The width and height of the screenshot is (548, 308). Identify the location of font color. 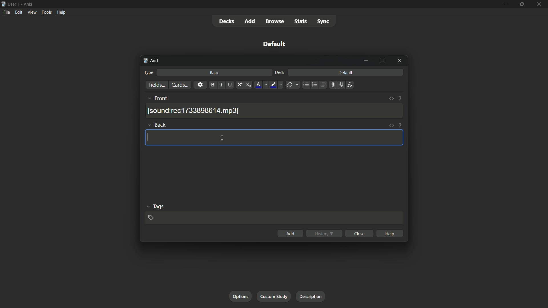
(258, 85).